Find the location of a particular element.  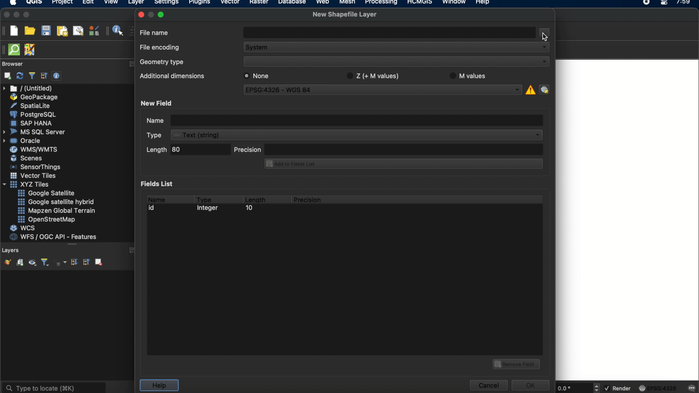

integer is located at coordinates (209, 209).